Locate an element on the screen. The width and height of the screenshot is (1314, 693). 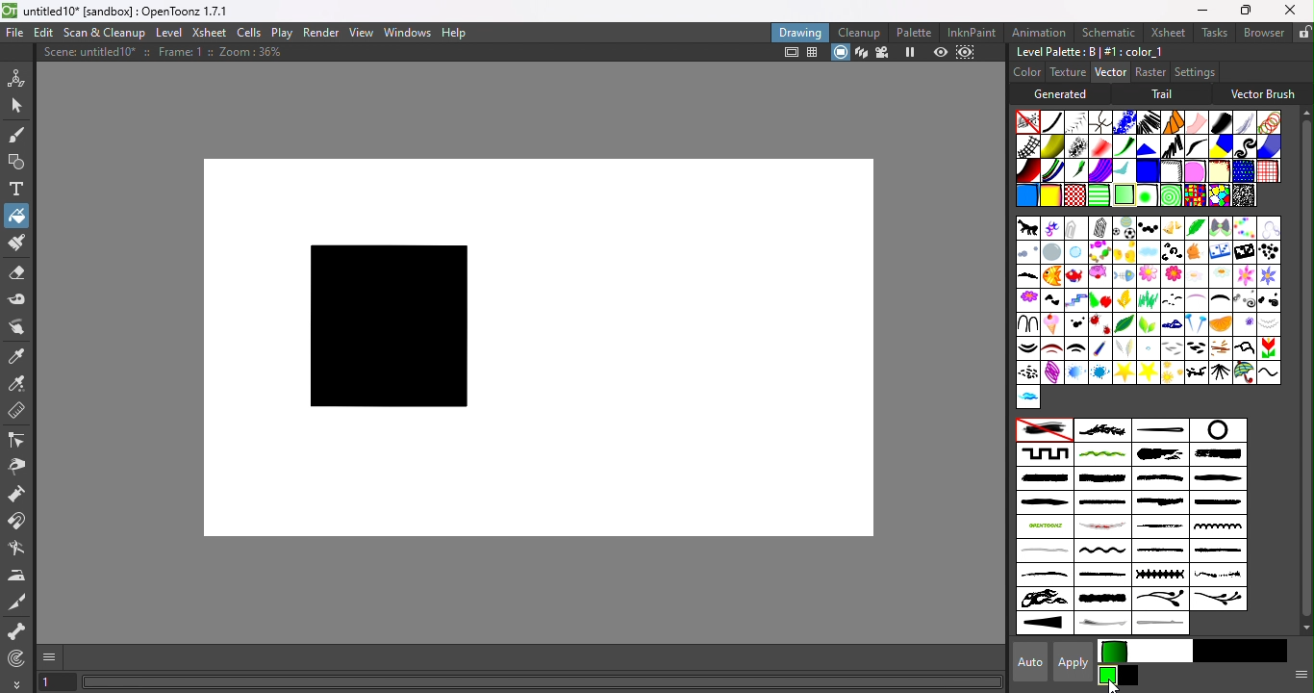
InknPaint is located at coordinates (975, 32).